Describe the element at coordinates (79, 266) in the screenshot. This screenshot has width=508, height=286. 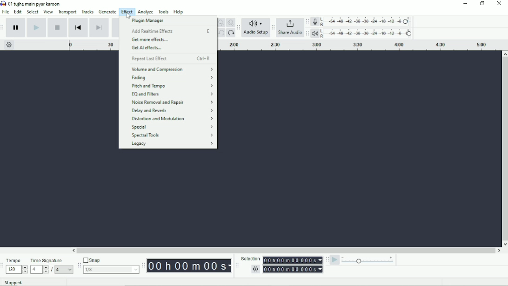
I see `Audacity snapping toolbar` at that location.